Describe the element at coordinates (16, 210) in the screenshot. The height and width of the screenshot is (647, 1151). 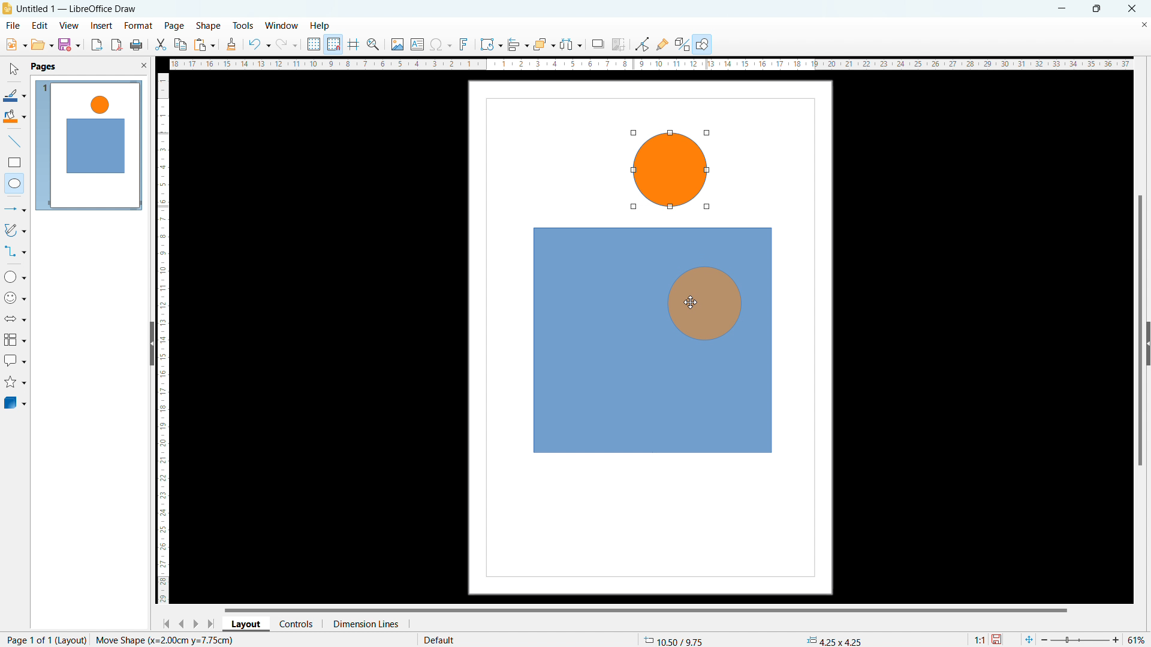
I see `lines and arrows` at that location.